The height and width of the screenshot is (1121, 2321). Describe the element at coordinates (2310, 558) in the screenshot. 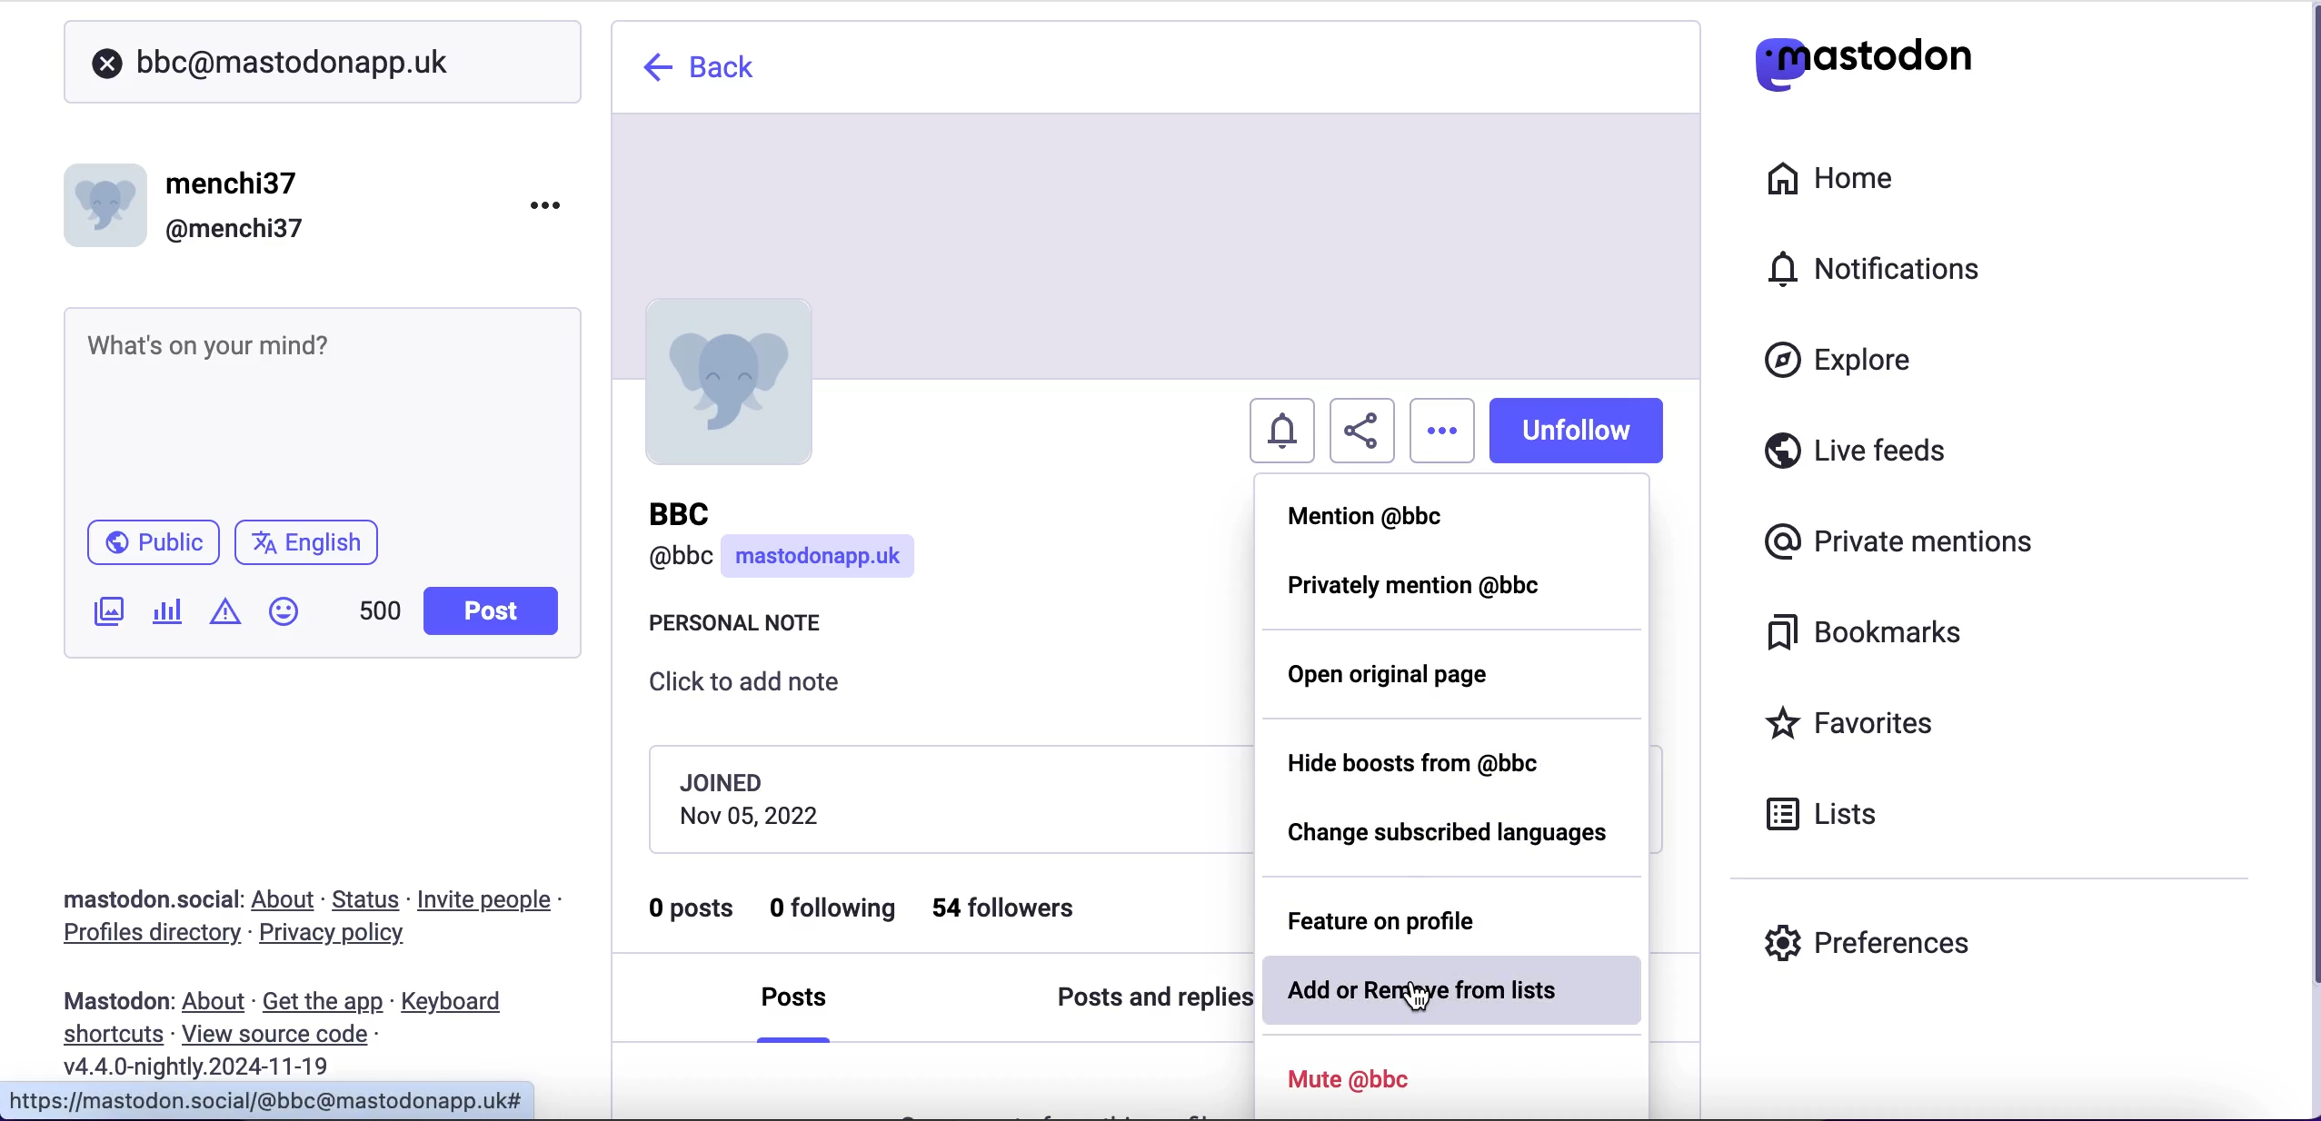

I see `scroll bar` at that location.